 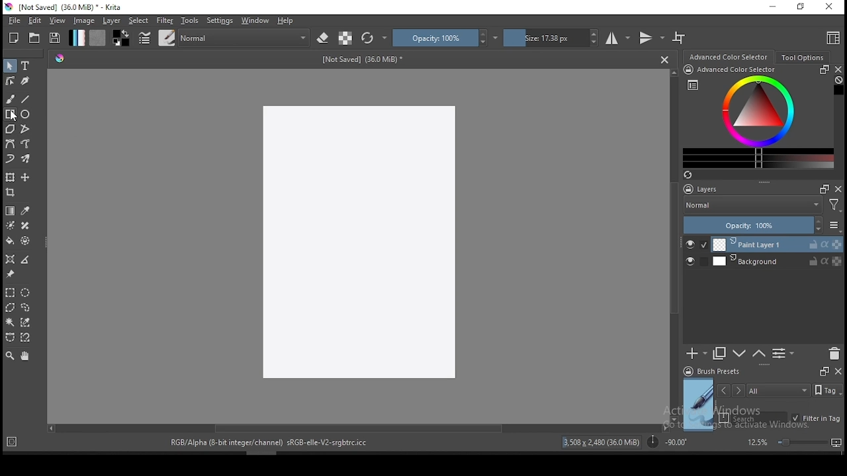 What do you see at coordinates (753, 418) in the screenshot?
I see `search` at bounding box center [753, 418].